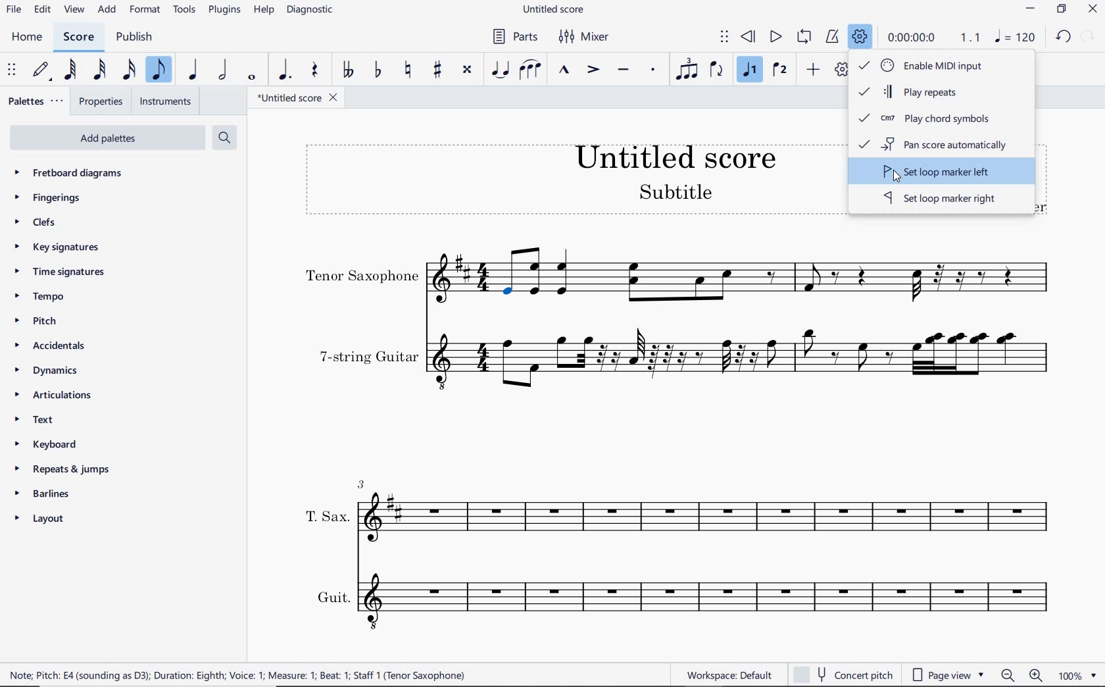 The height and width of the screenshot is (687, 1105). I want to click on ZOOM FACTOR, so click(1079, 677).